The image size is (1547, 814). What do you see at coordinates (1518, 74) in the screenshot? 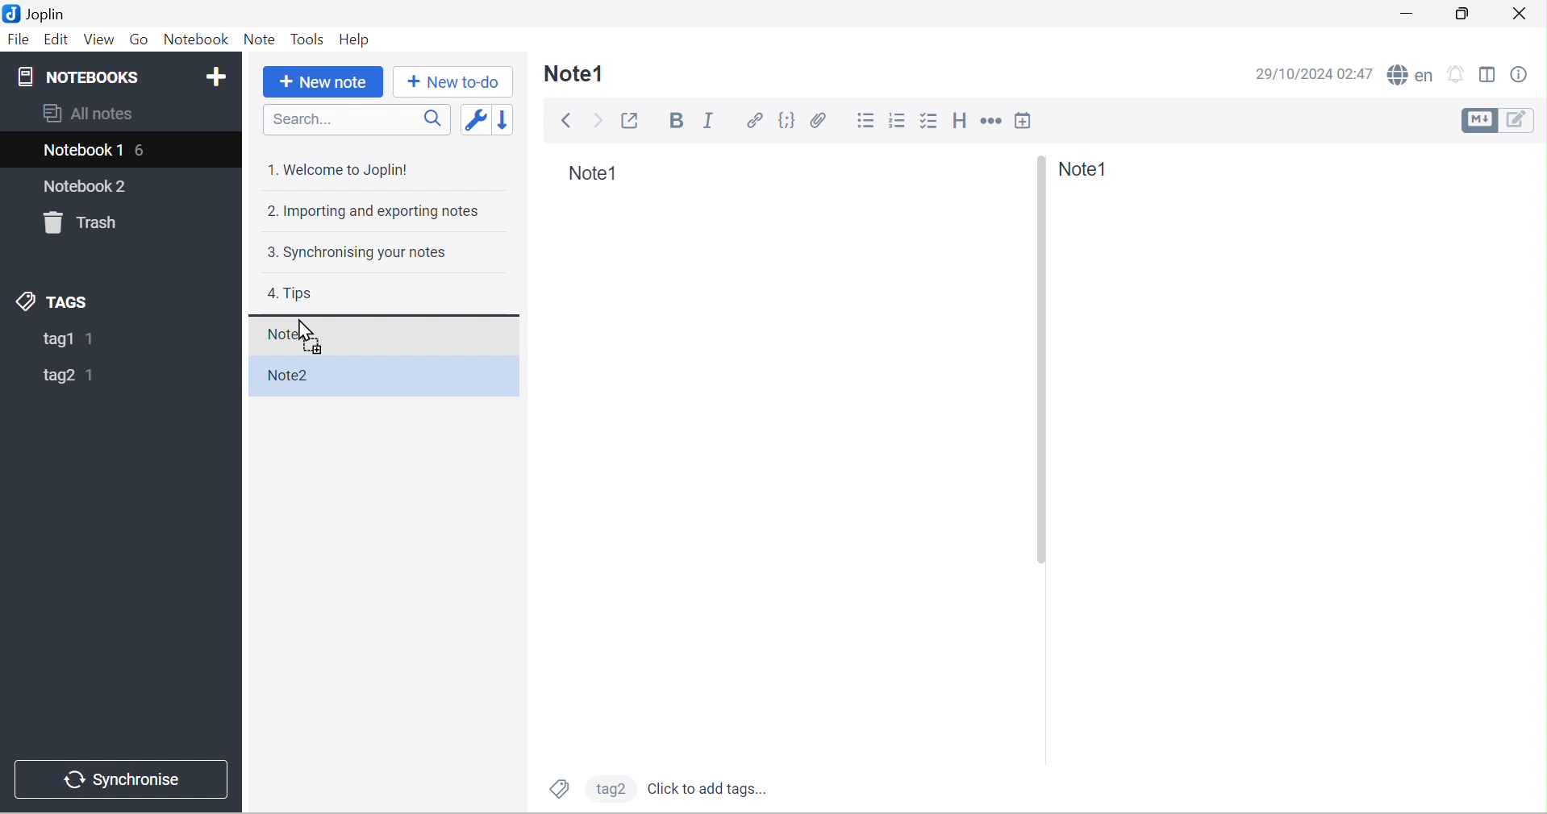
I see `Note properties` at bounding box center [1518, 74].